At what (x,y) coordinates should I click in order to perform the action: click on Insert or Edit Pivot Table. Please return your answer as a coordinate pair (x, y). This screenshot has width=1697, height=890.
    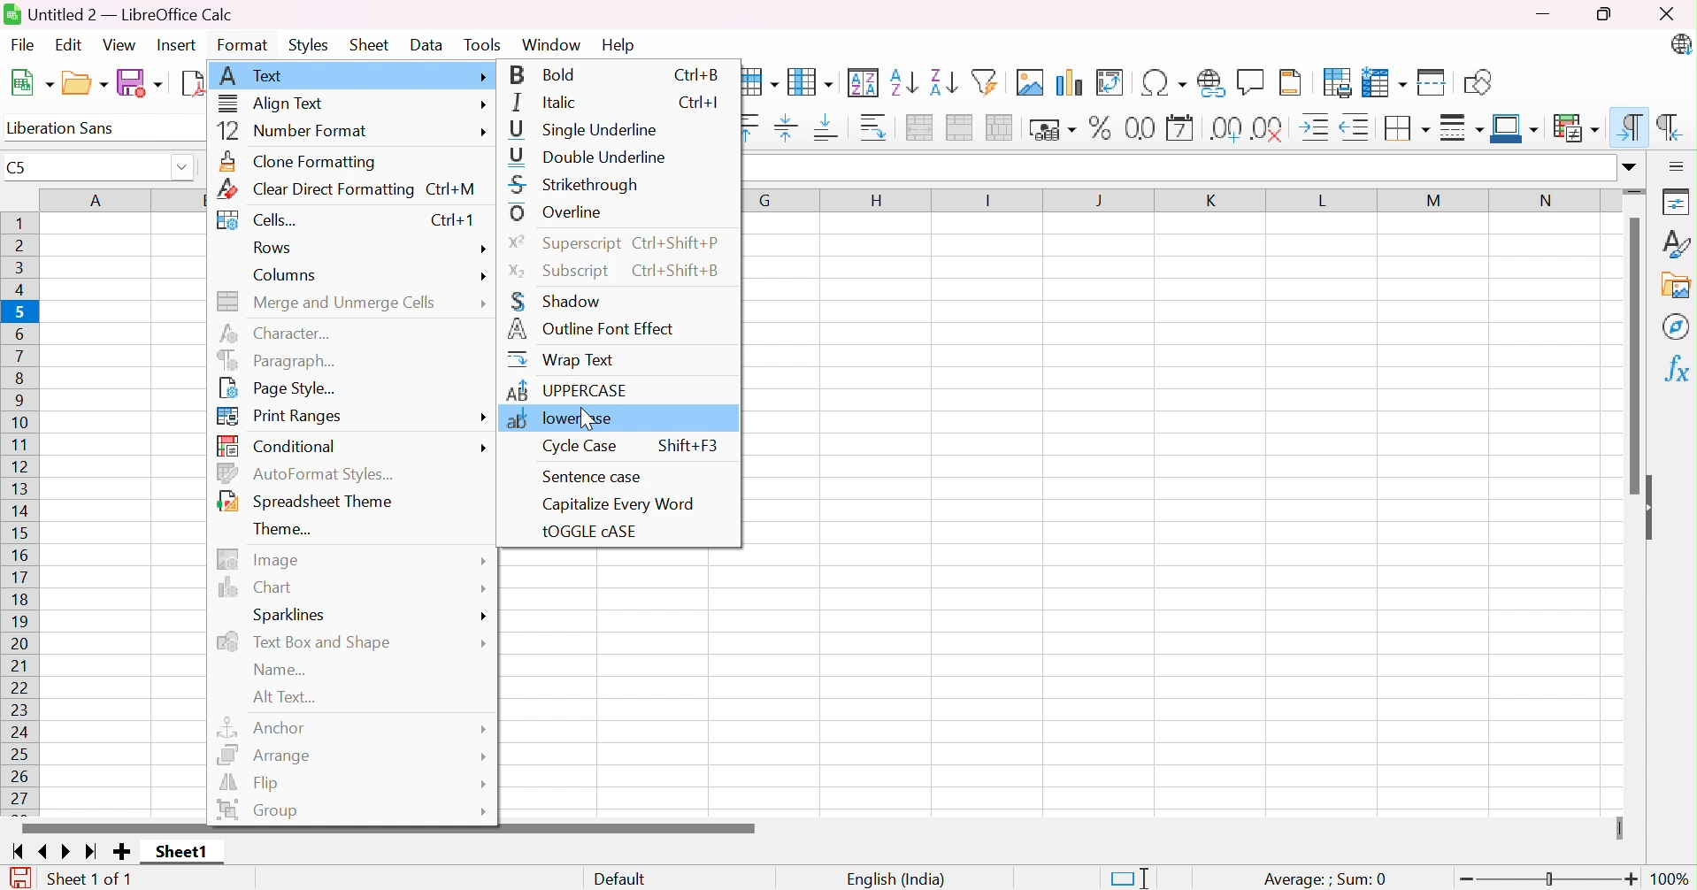
    Looking at the image, I should click on (1117, 82).